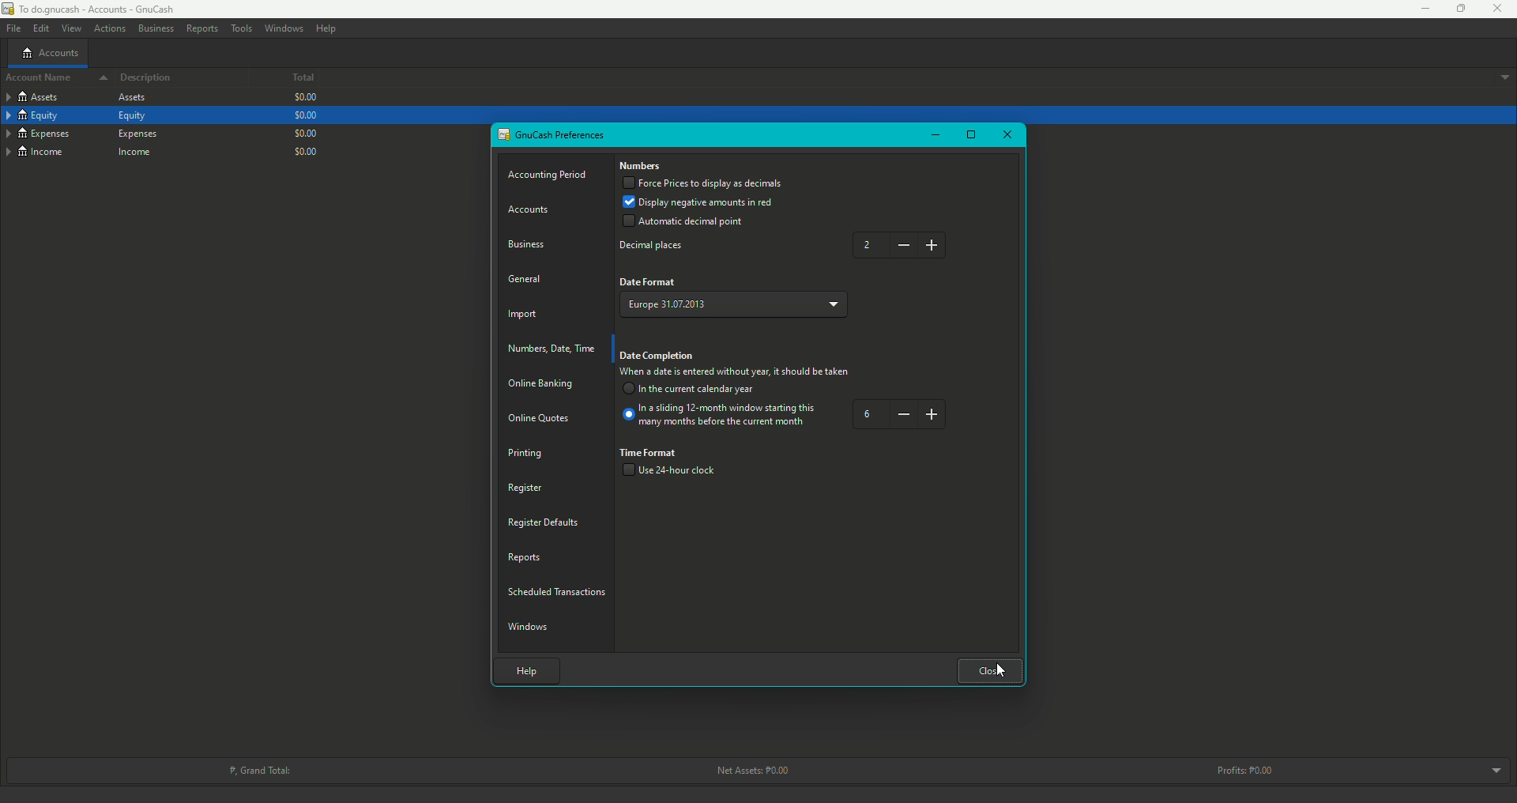 The height and width of the screenshot is (803, 1517). What do you see at coordinates (52, 79) in the screenshot?
I see `Account name` at bounding box center [52, 79].